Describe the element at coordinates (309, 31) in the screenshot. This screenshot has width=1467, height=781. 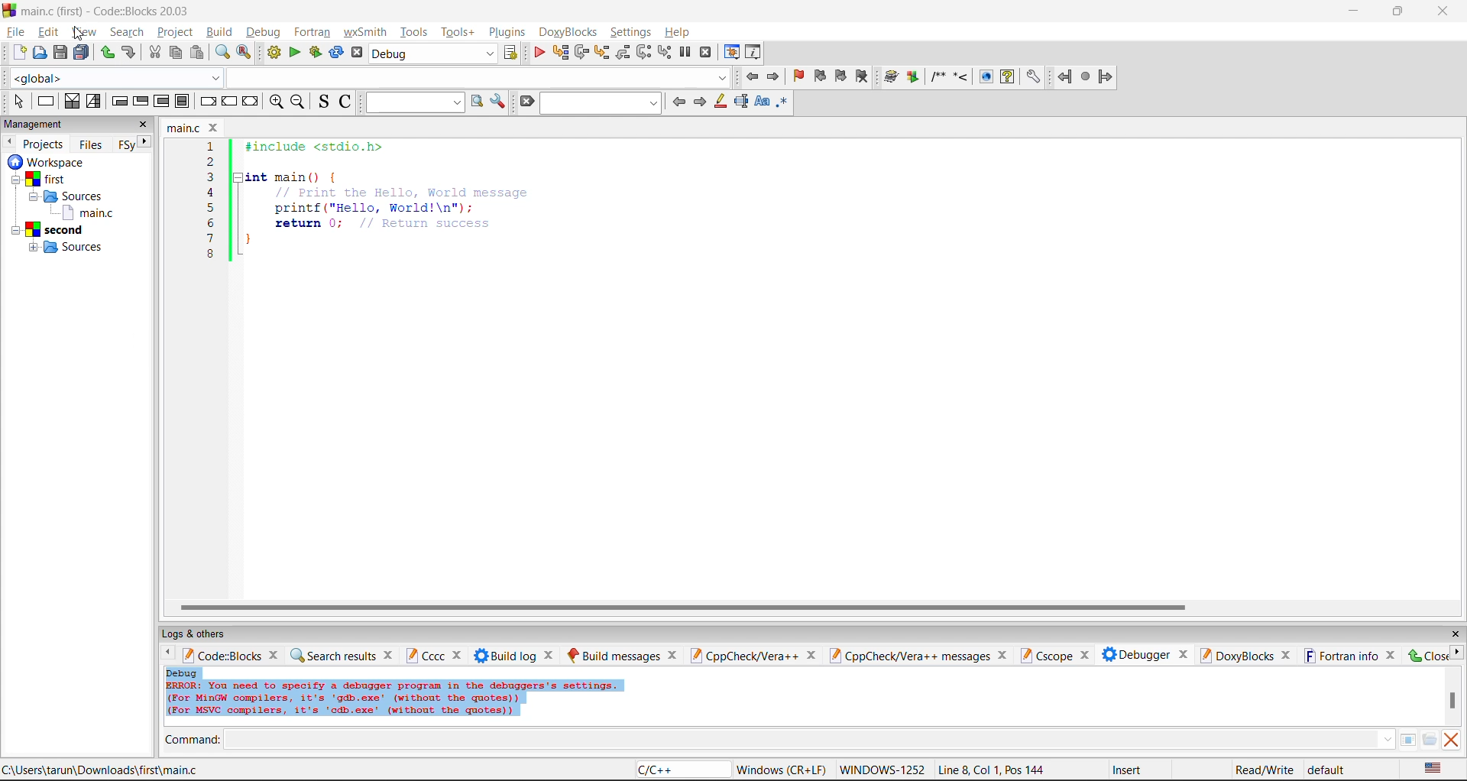
I see `fortran` at that location.